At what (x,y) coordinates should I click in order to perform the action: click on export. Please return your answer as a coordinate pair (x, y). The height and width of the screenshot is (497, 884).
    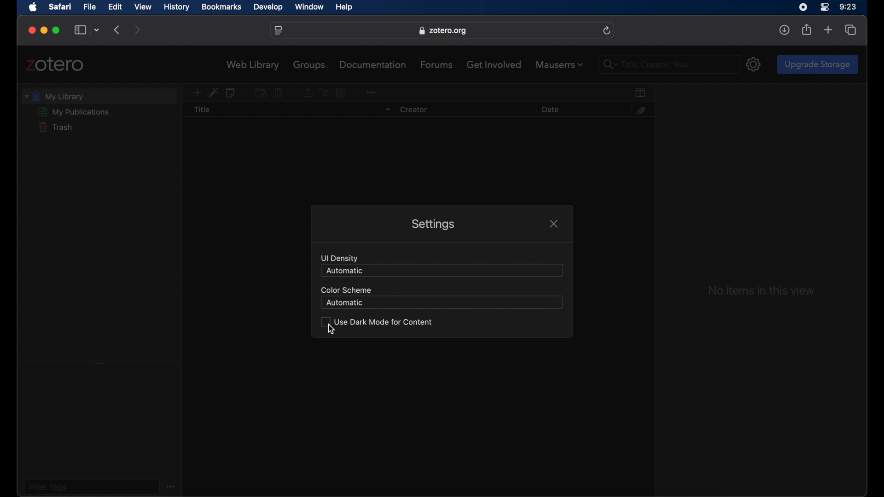
    Looking at the image, I should click on (307, 93).